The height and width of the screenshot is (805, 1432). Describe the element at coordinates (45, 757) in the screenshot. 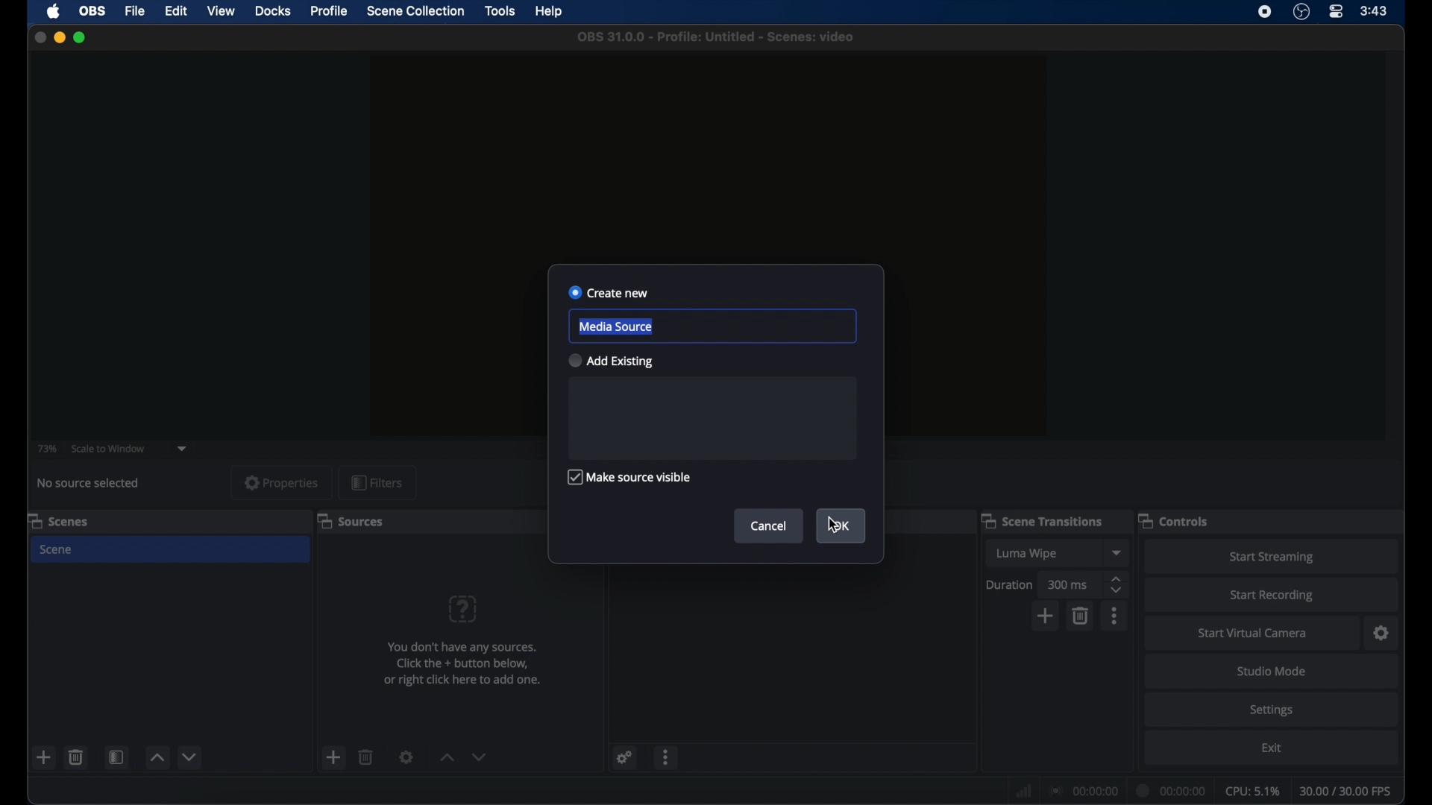

I see `add` at that location.